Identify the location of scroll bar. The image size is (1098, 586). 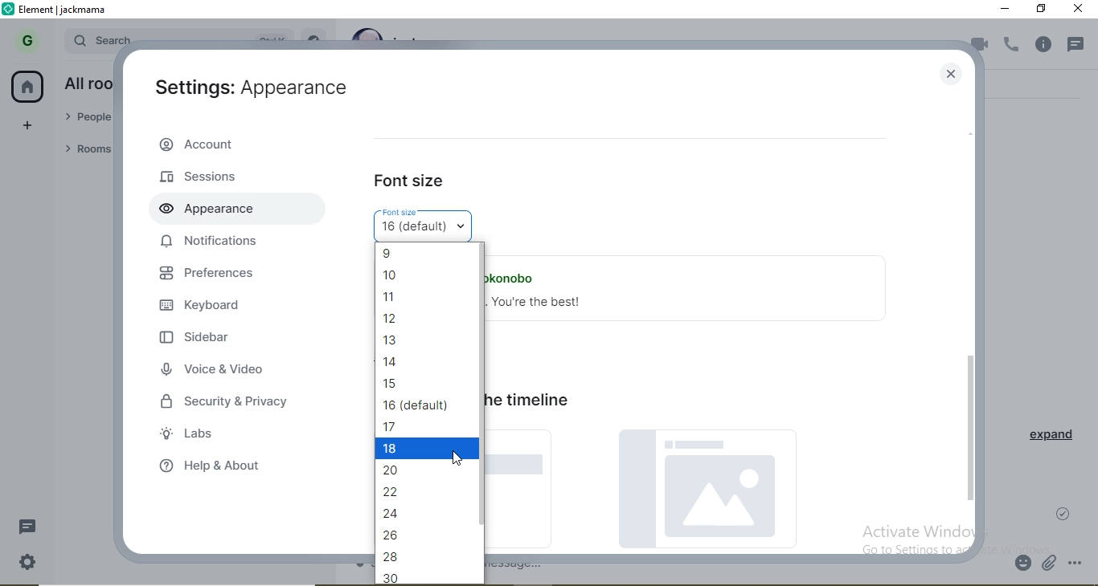
(971, 317).